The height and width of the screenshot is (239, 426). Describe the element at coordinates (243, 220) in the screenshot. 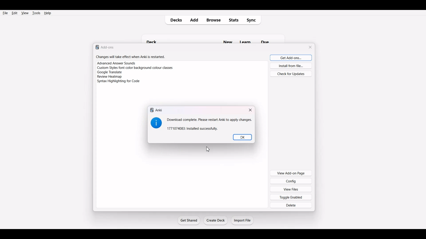

I see `Import File` at that location.